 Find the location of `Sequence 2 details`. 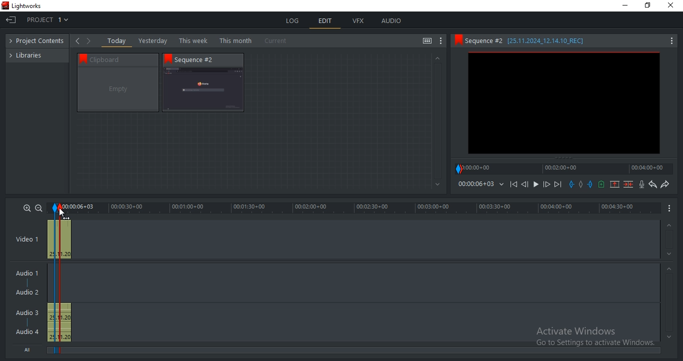

Sequence 2 details is located at coordinates (534, 40).